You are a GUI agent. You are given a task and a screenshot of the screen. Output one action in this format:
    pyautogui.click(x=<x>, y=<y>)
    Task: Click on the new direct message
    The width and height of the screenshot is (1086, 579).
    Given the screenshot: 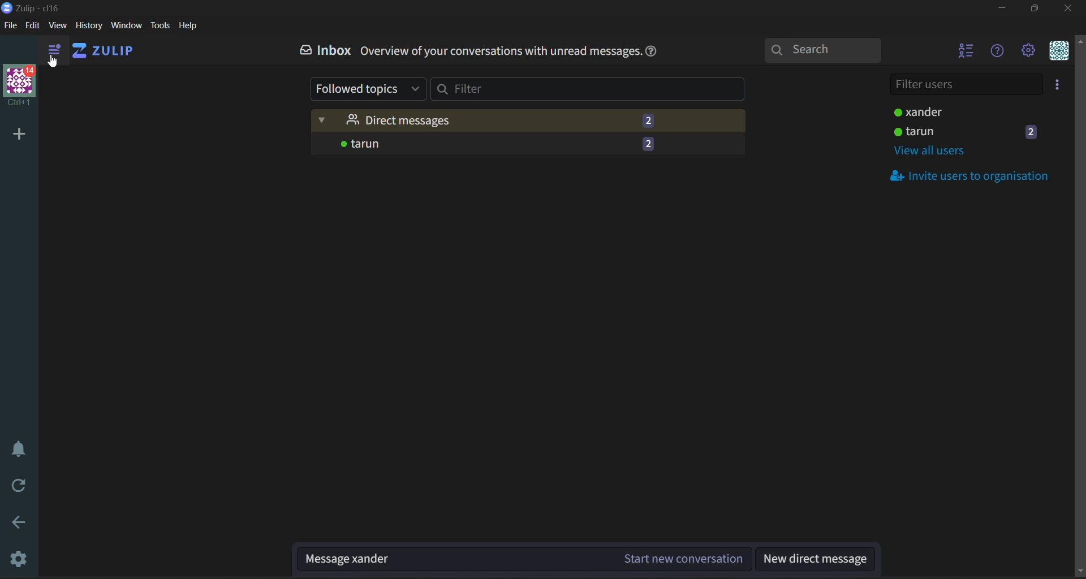 What is the action you would take?
    pyautogui.click(x=816, y=560)
    